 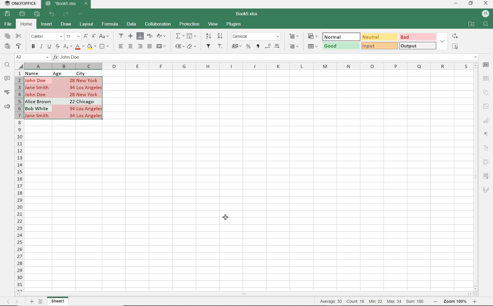 What do you see at coordinates (58, 301) in the screenshot?
I see `sheet 1` at bounding box center [58, 301].